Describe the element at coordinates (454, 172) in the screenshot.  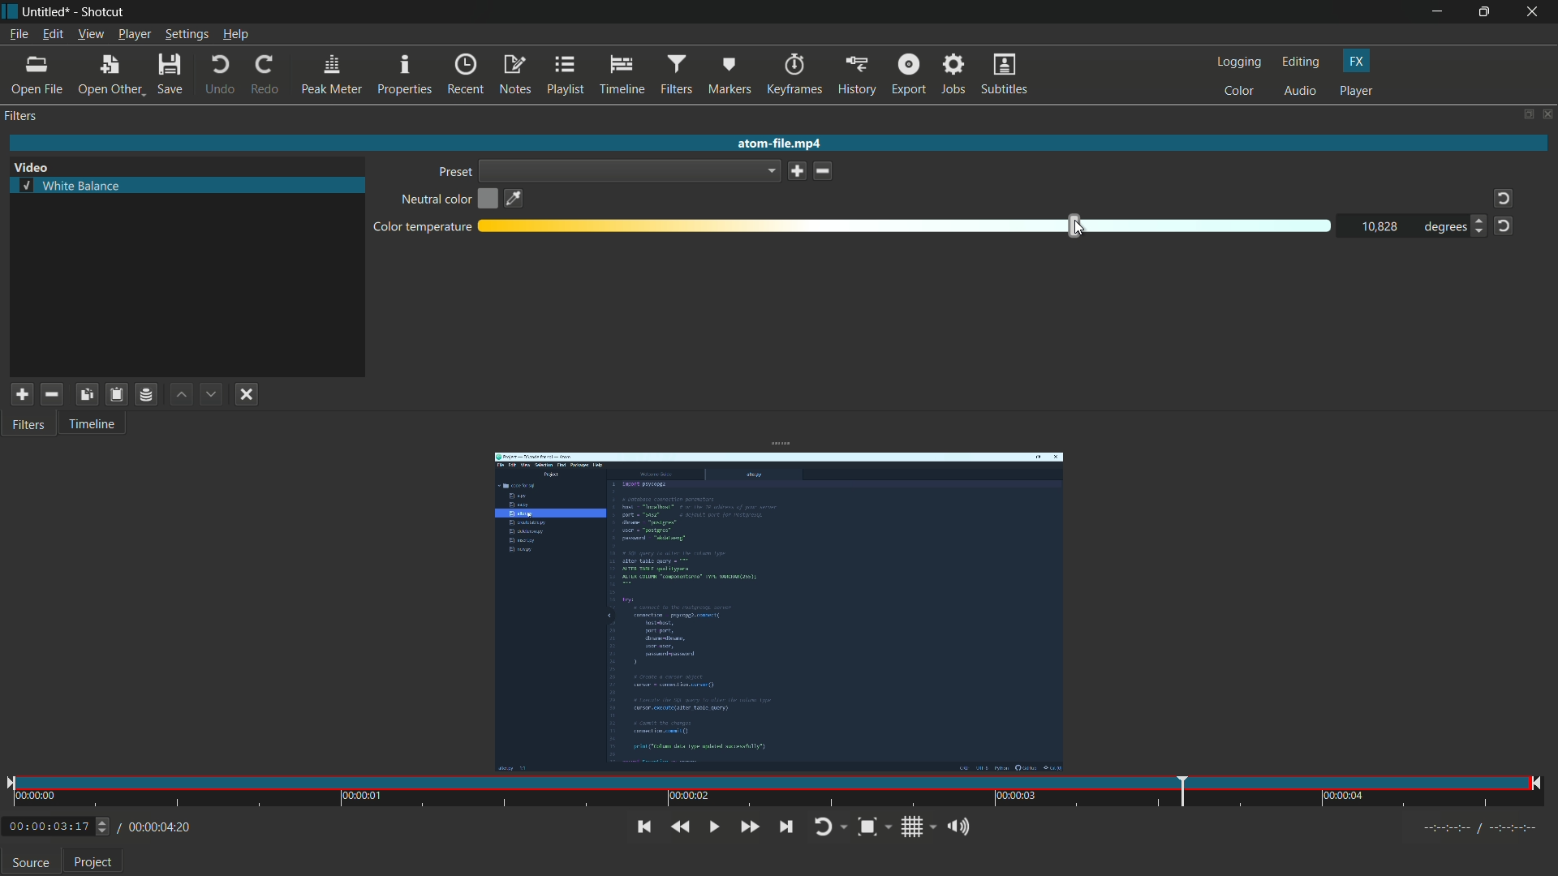
I see `preset` at that location.